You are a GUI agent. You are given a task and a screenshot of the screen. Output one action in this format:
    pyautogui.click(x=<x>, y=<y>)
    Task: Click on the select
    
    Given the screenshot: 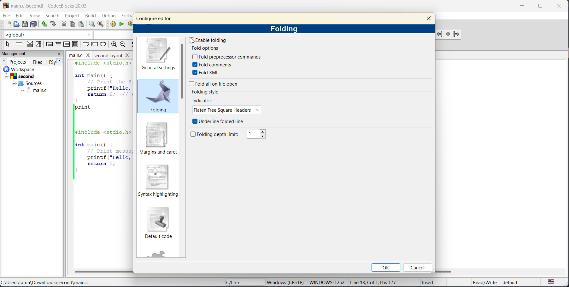 What is the action you would take?
    pyautogui.click(x=6, y=43)
    